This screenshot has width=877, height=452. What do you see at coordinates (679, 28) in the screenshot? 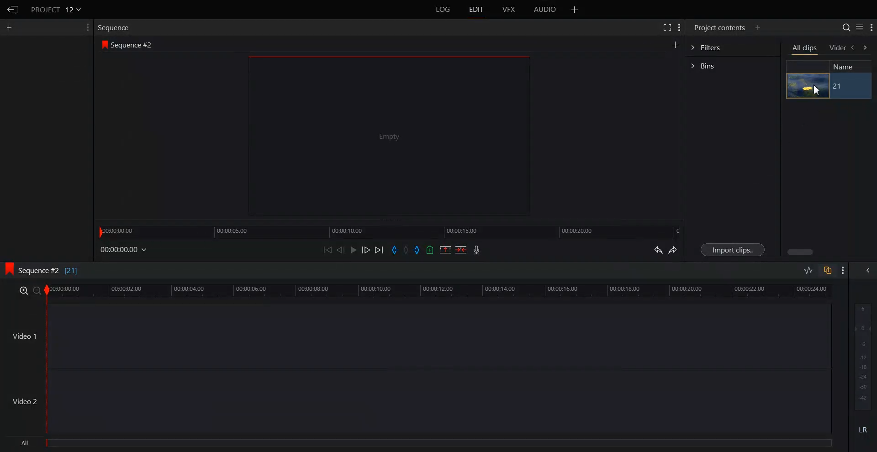
I see `Show Setting Menu` at bounding box center [679, 28].